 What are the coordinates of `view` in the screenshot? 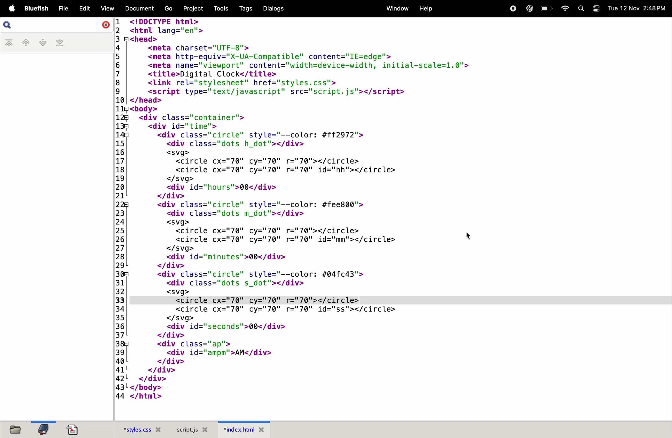 It's located at (108, 8).